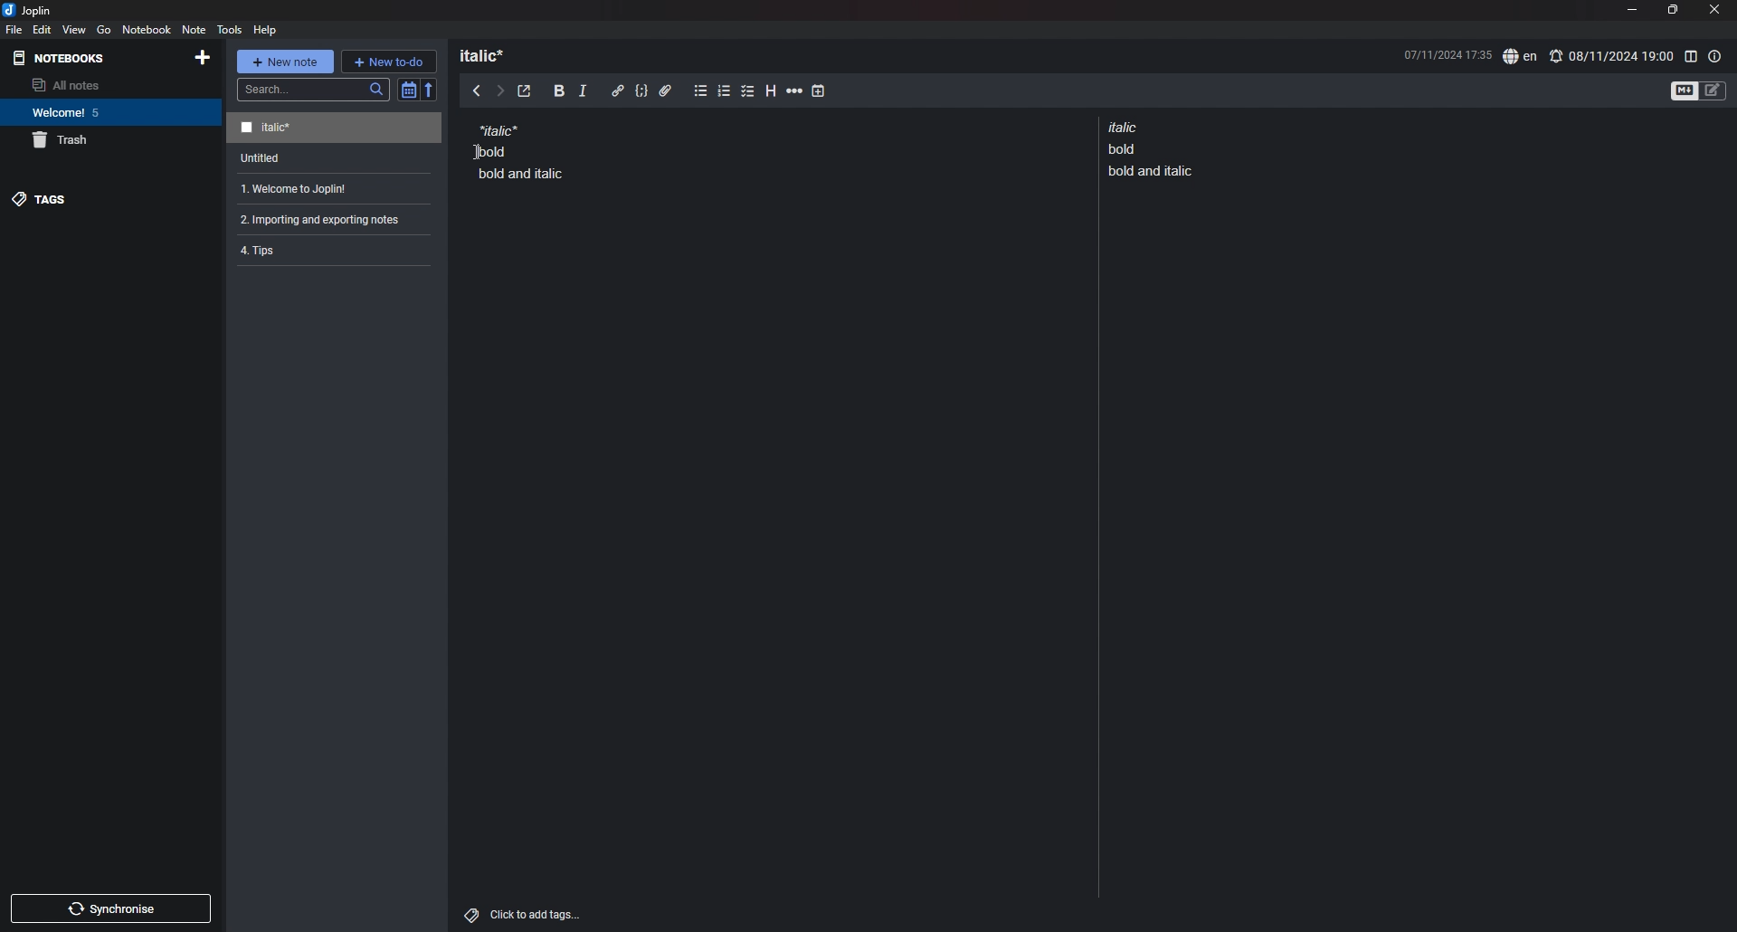 The height and width of the screenshot is (932, 1737). I want to click on bullet list, so click(700, 91).